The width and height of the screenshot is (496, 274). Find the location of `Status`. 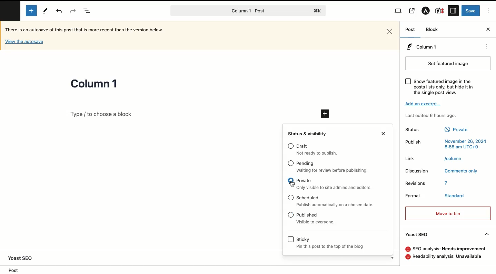

Status is located at coordinates (418, 130).